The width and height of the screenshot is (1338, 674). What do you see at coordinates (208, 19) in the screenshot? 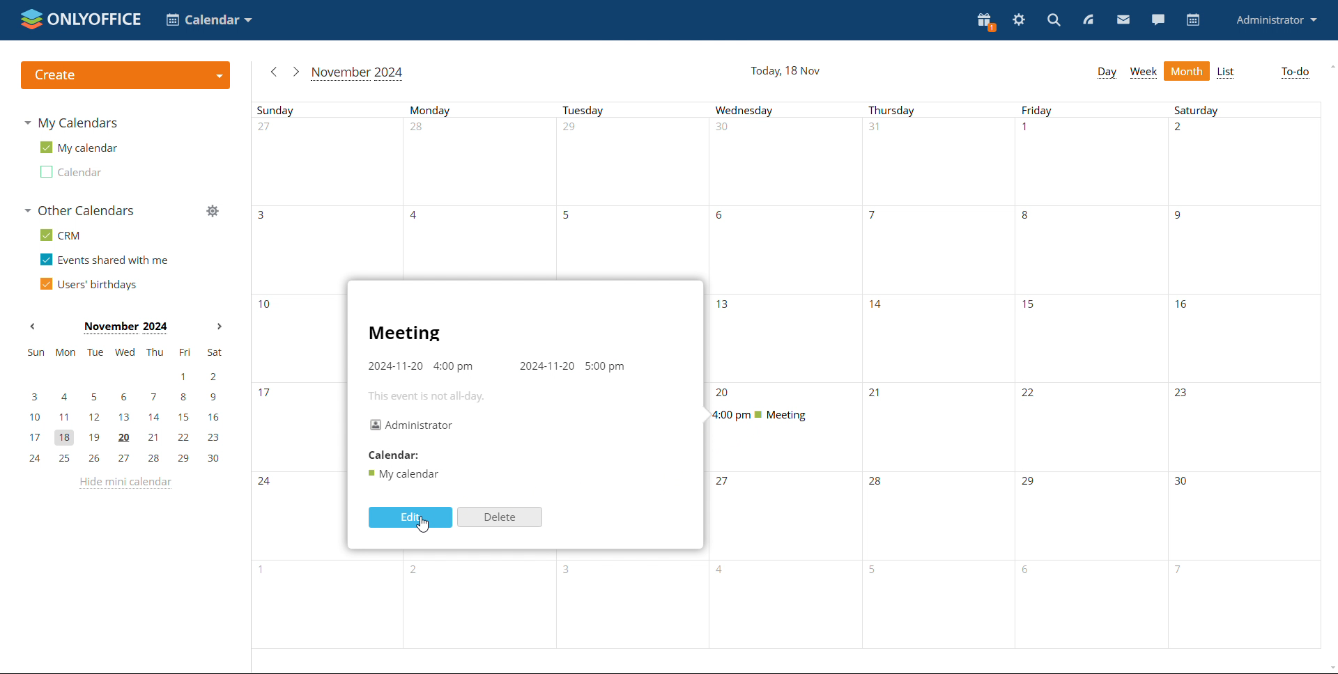
I see `select application` at bounding box center [208, 19].